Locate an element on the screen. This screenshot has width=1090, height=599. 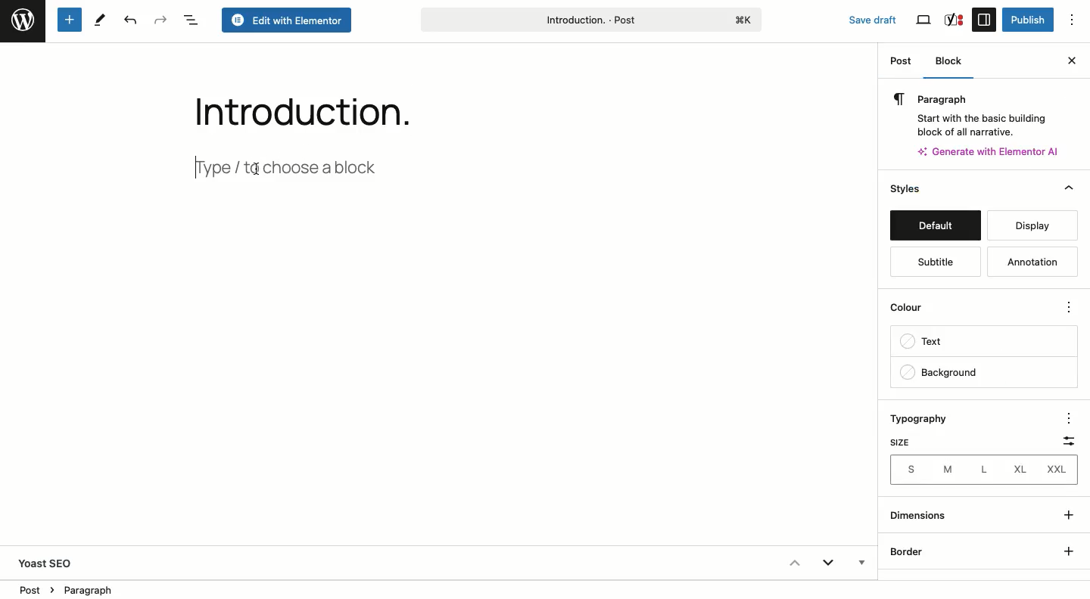
Save draft is located at coordinates (864, 17).